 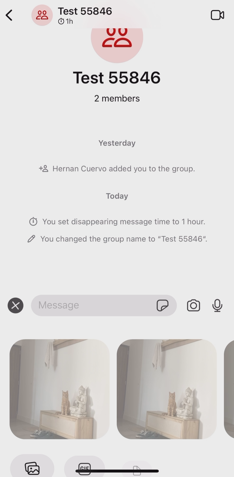 What do you see at coordinates (32, 464) in the screenshot?
I see `images button` at bounding box center [32, 464].